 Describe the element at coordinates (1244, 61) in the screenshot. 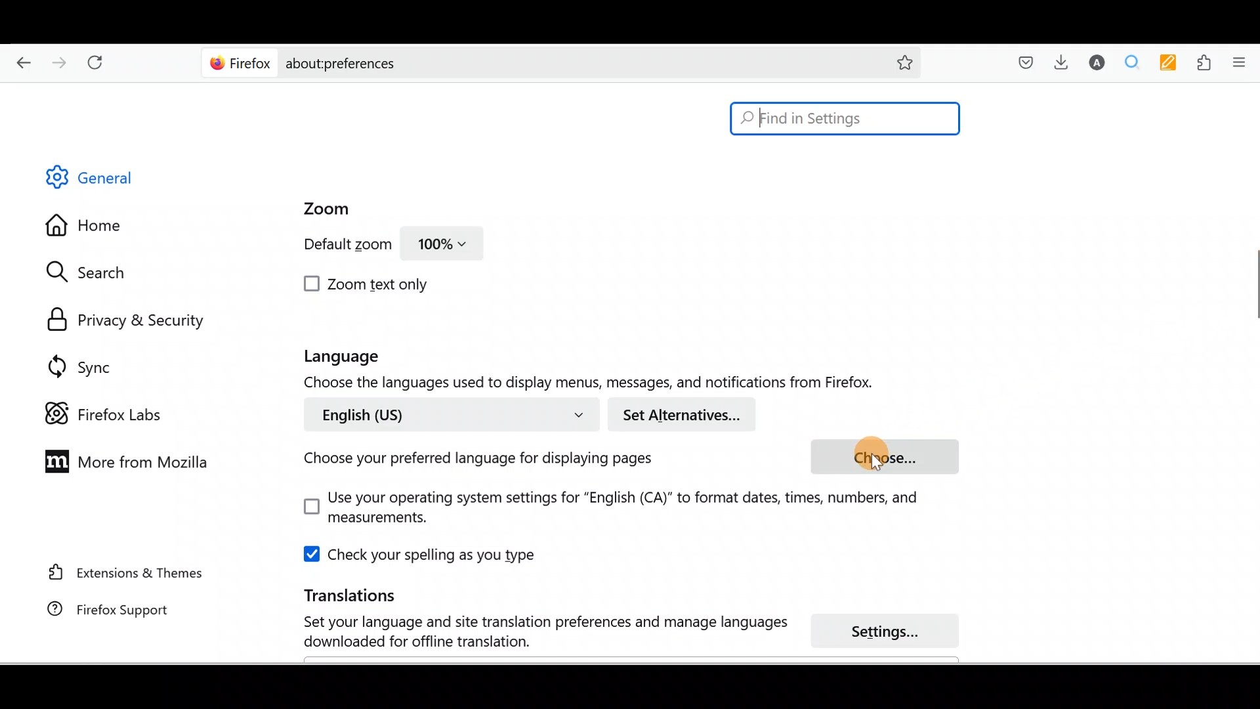

I see `Open application menu` at that location.